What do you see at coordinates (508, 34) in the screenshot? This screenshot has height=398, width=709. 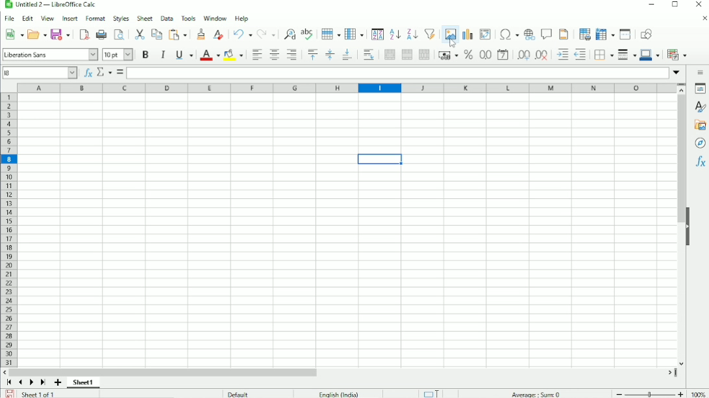 I see `Insert special characters` at bounding box center [508, 34].